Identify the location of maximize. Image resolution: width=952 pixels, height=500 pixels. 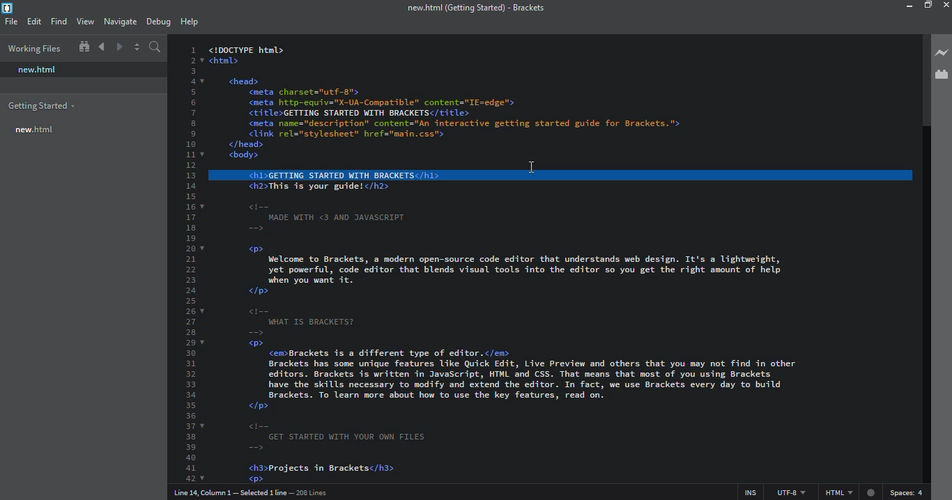
(928, 6).